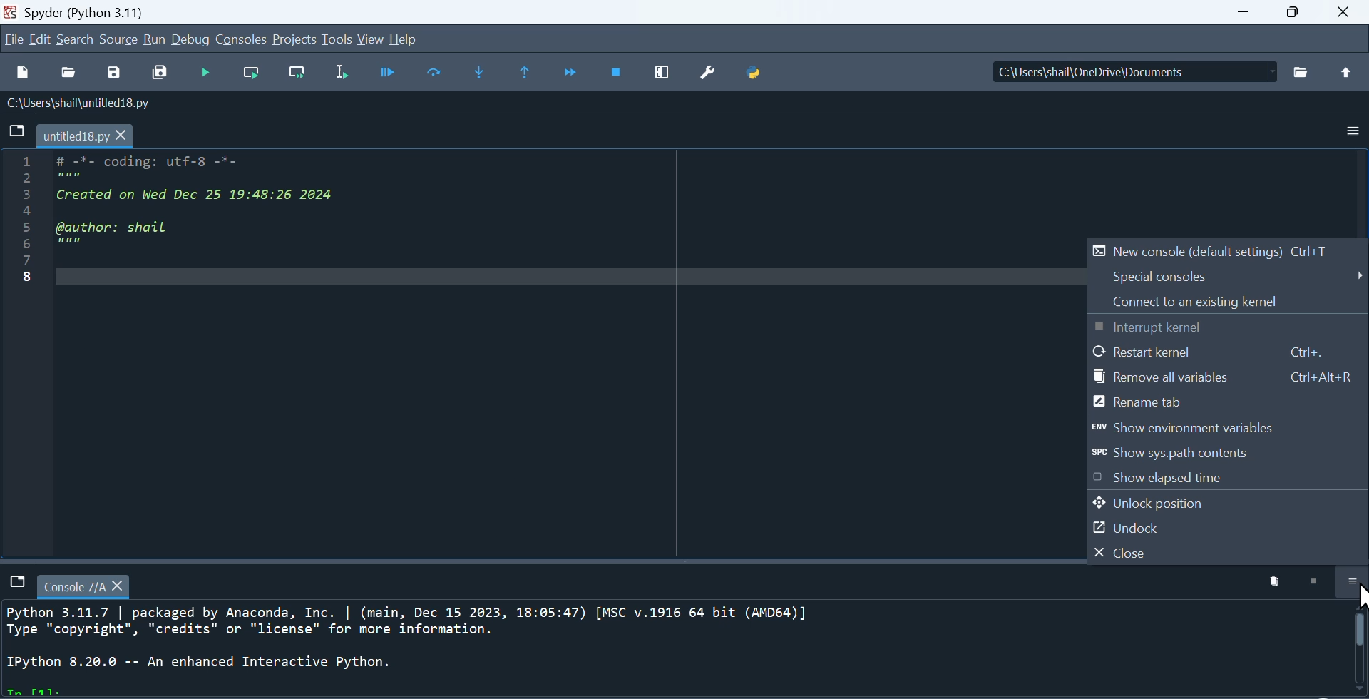  What do you see at coordinates (206, 73) in the screenshot?
I see `run file` at bounding box center [206, 73].